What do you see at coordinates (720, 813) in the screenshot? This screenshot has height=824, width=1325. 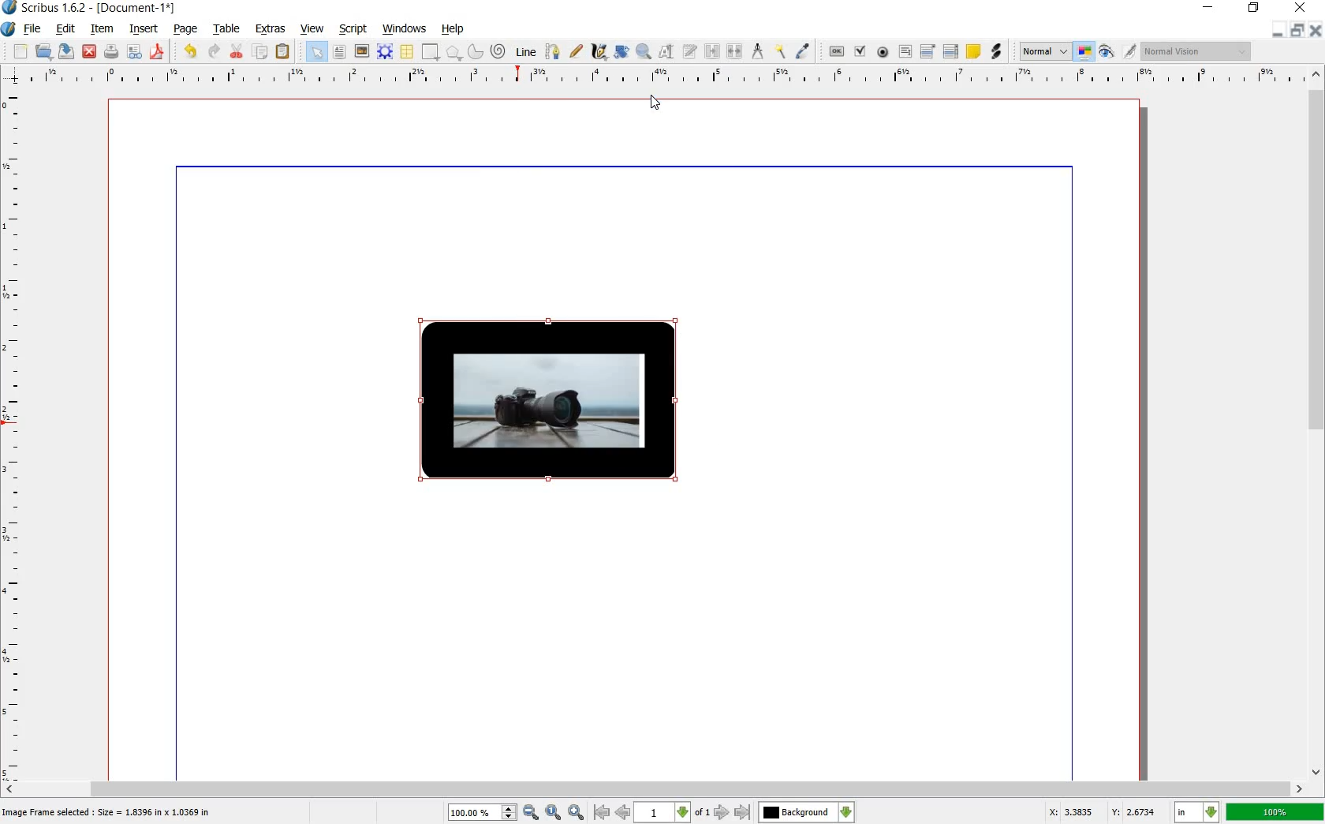 I see `next page` at bounding box center [720, 813].